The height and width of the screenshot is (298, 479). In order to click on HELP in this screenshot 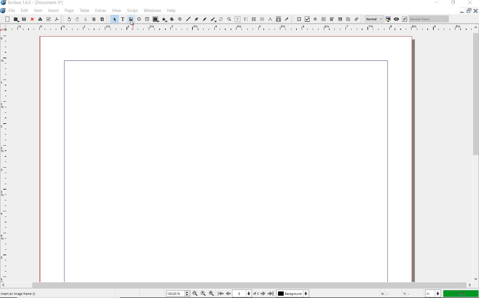, I will do `click(172, 11)`.